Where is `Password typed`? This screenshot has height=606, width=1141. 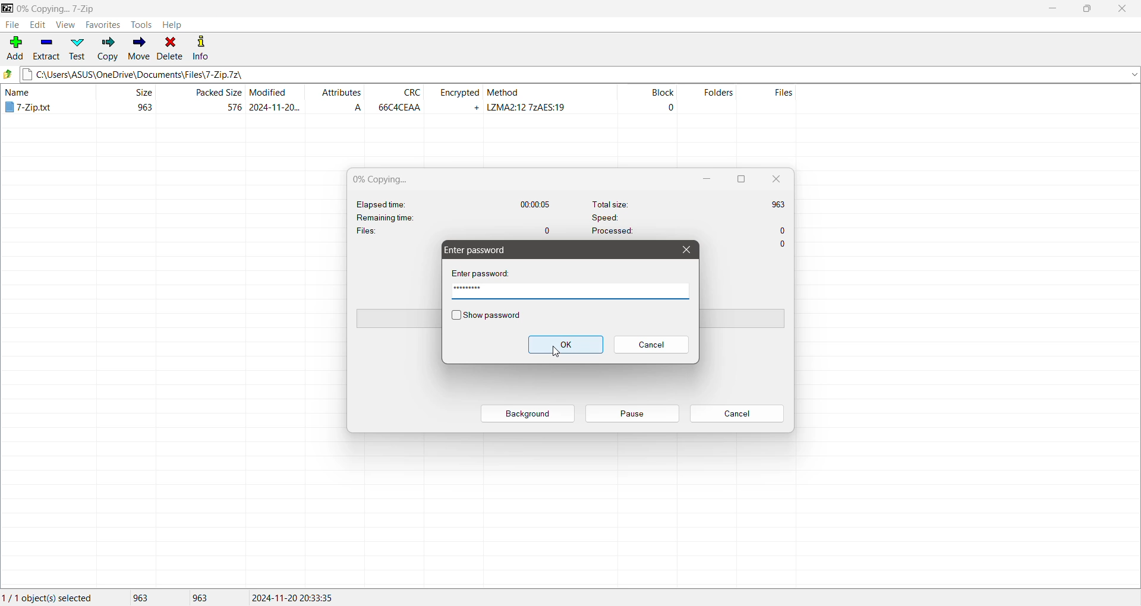
Password typed is located at coordinates (570, 293).